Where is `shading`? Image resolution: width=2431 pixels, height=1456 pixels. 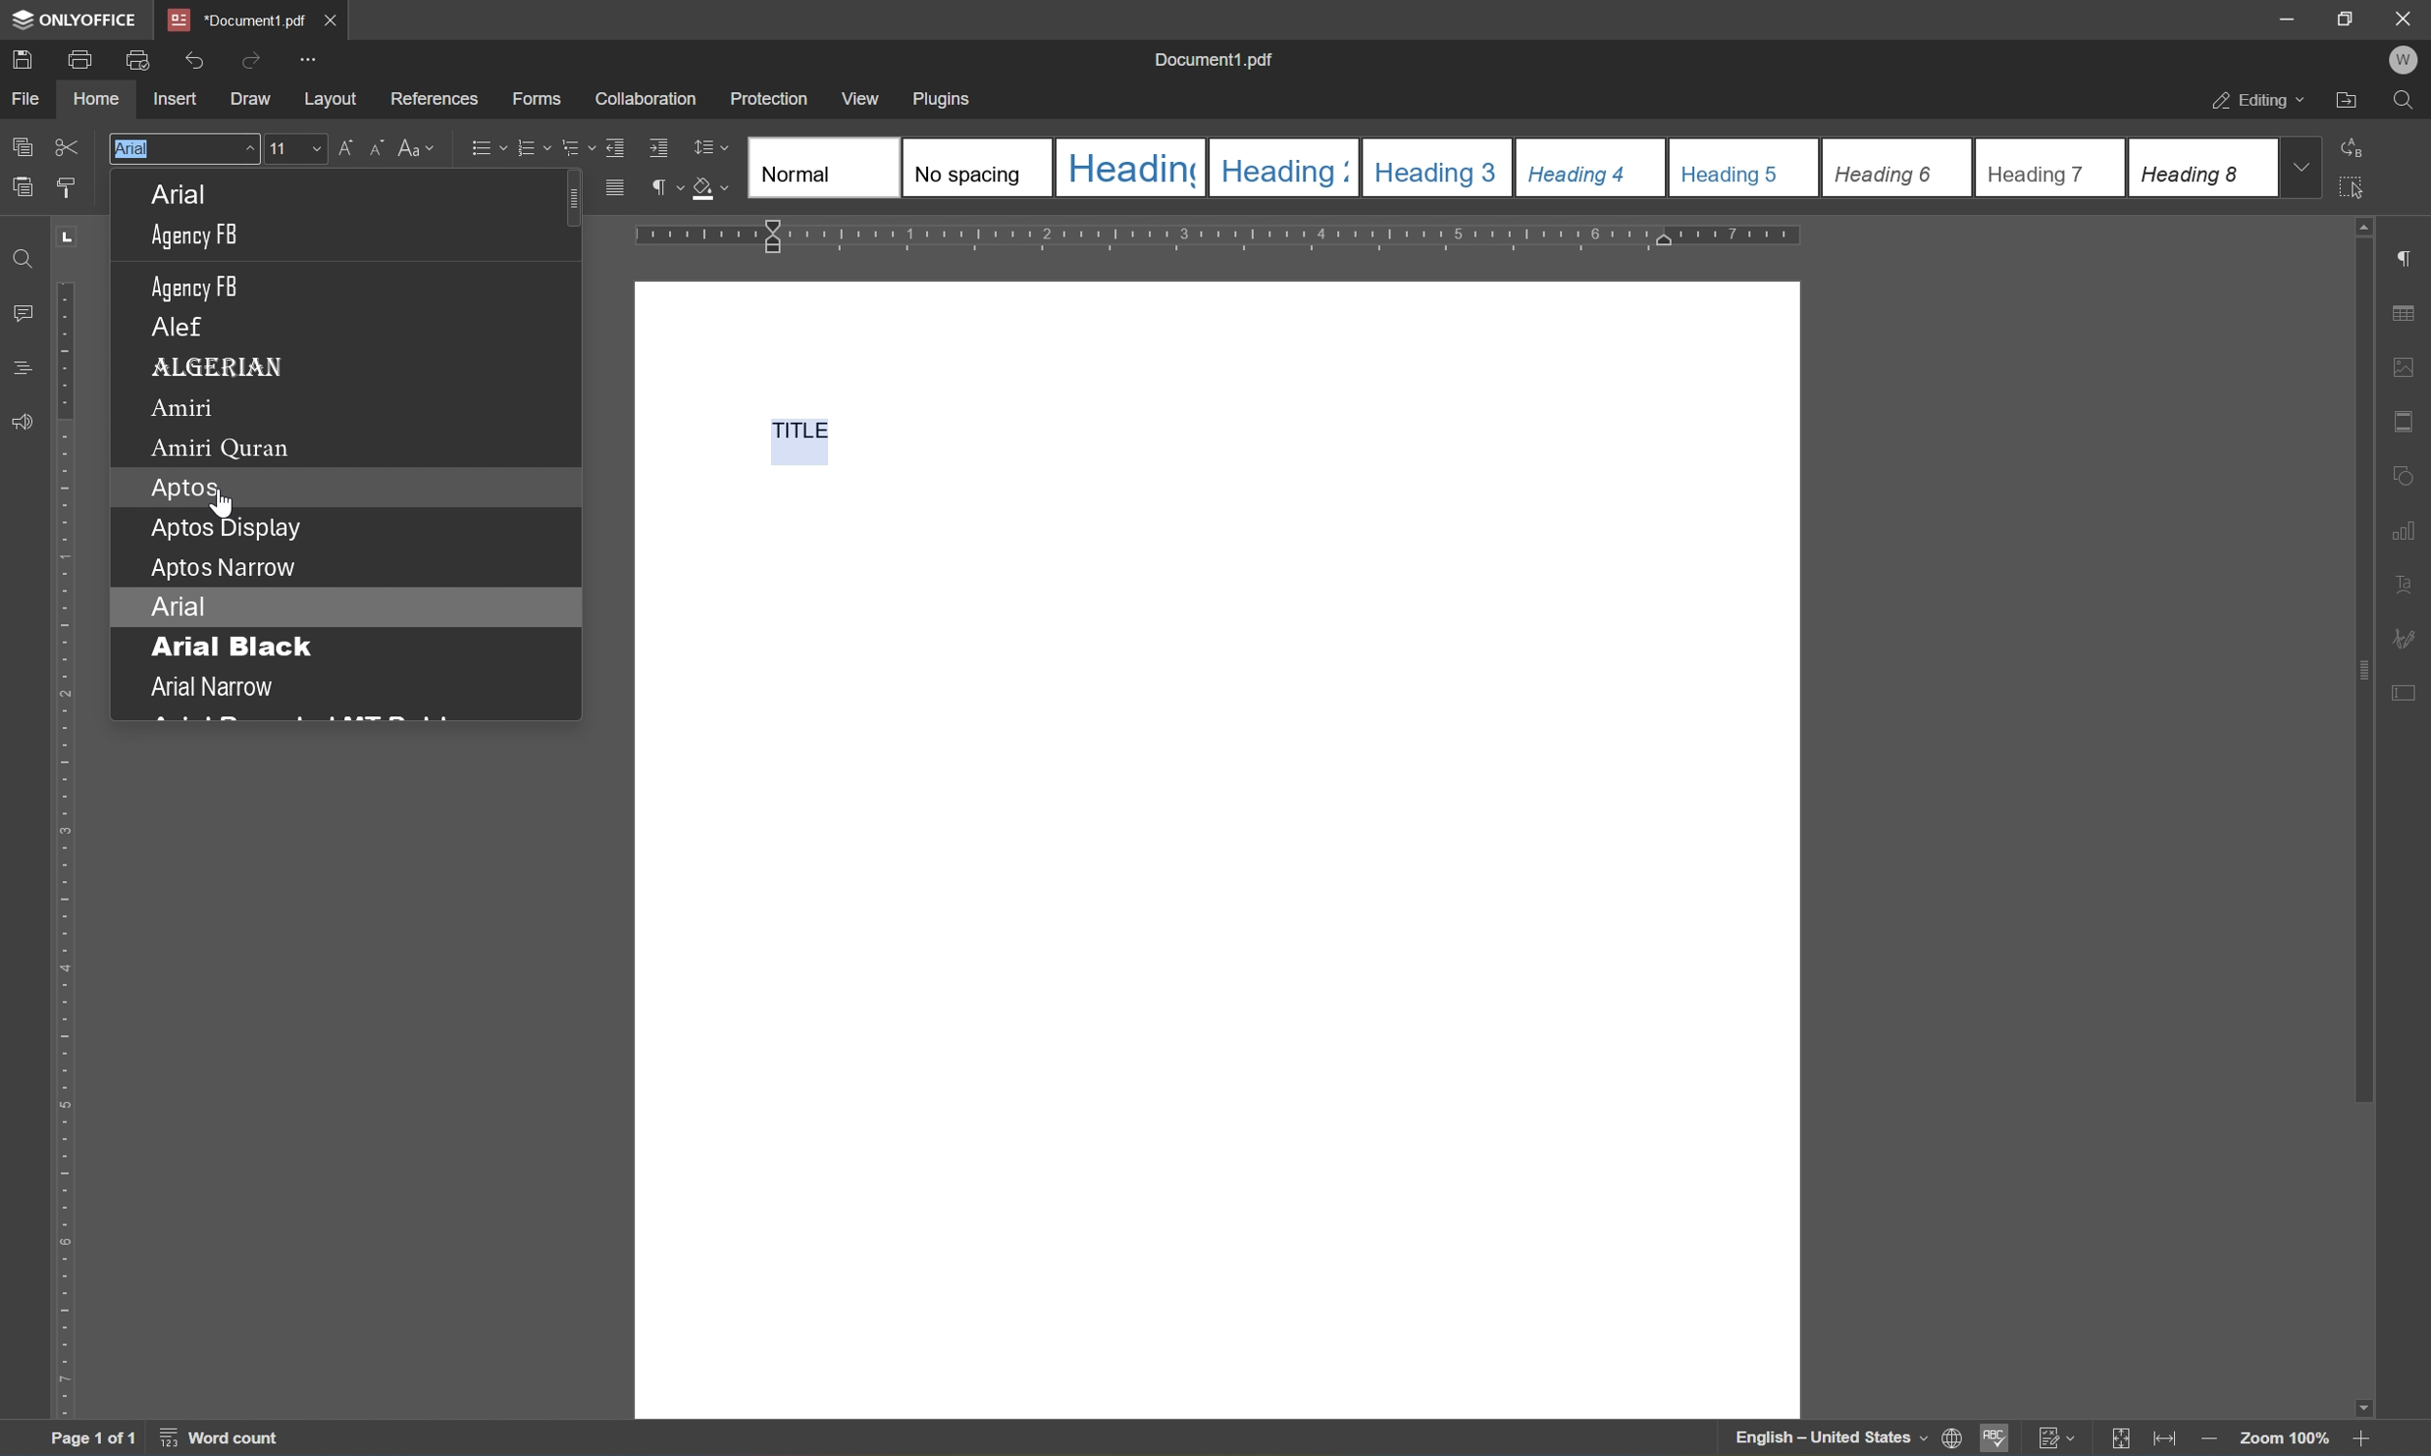 shading is located at coordinates (713, 188).